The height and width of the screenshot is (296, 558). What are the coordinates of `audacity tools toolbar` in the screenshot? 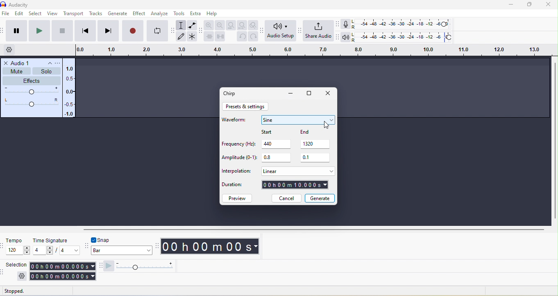 It's located at (174, 33).